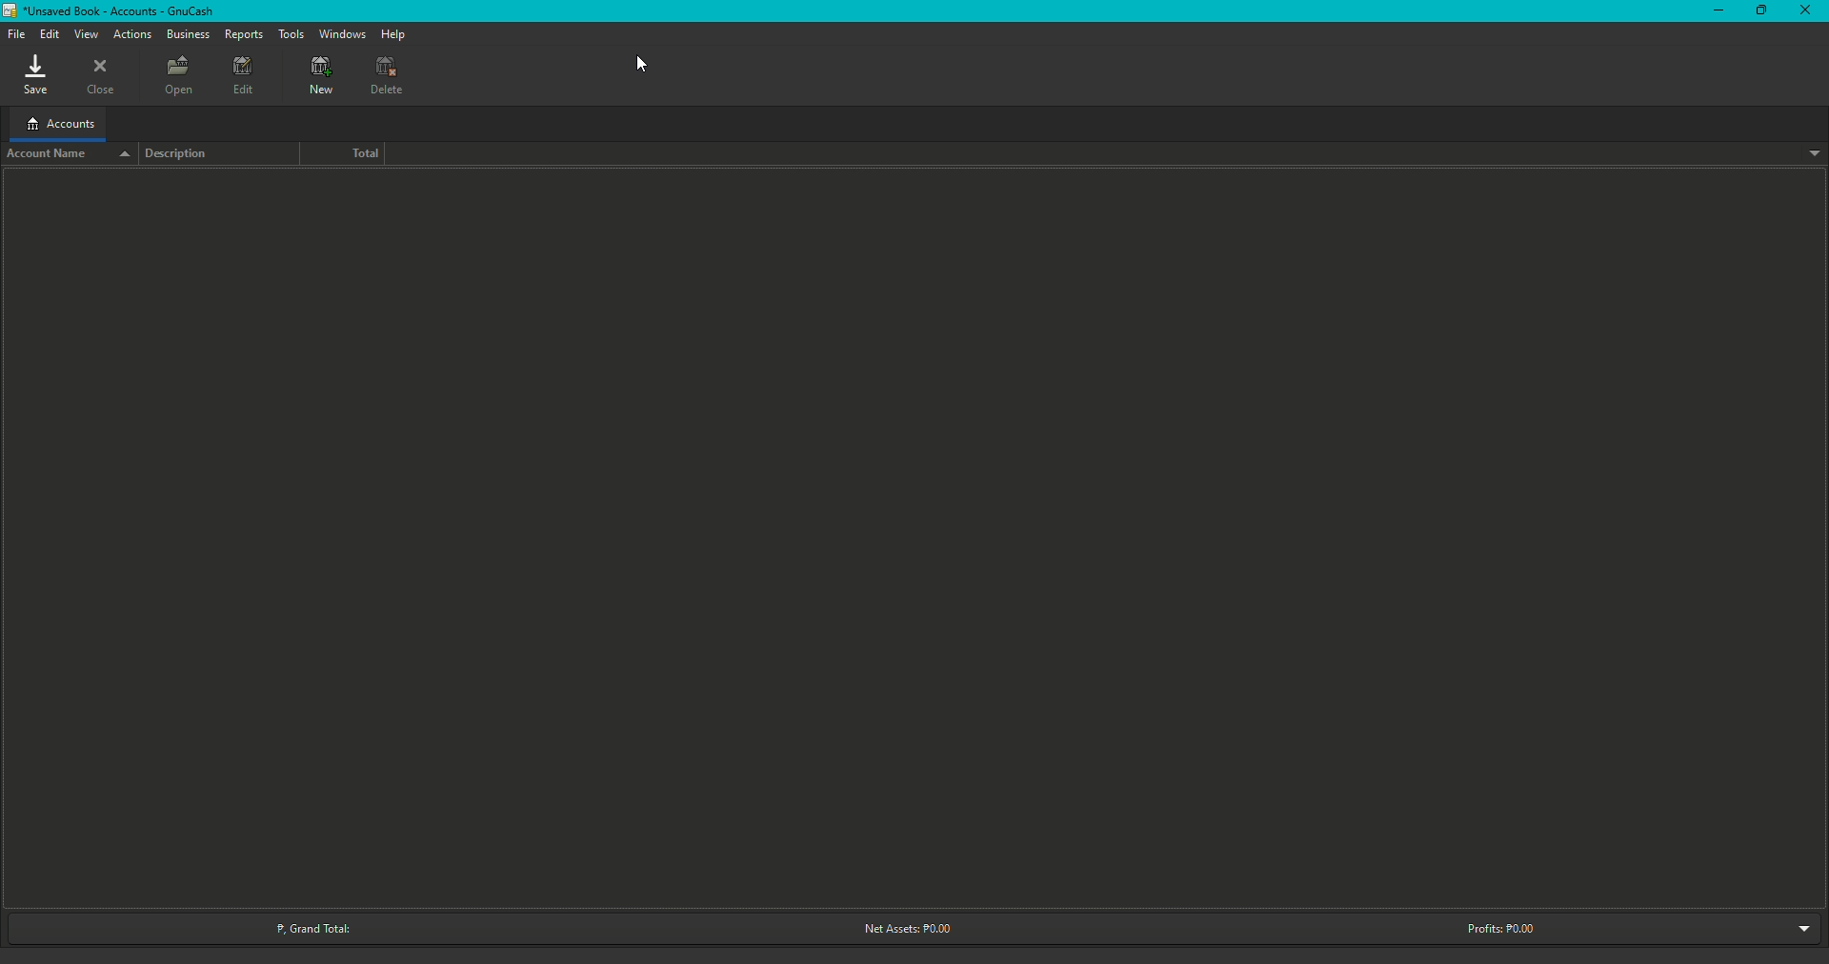 The height and width of the screenshot is (964, 1829). Describe the element at coordinates (906, 927) in the screenshot. I see `Net Assets` at that location.